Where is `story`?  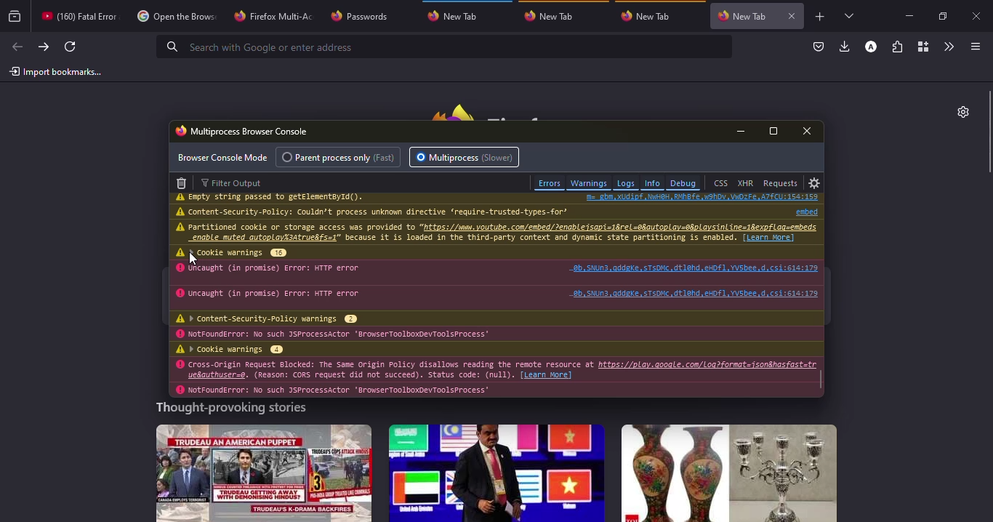 story is located at coordinates (264, 473).